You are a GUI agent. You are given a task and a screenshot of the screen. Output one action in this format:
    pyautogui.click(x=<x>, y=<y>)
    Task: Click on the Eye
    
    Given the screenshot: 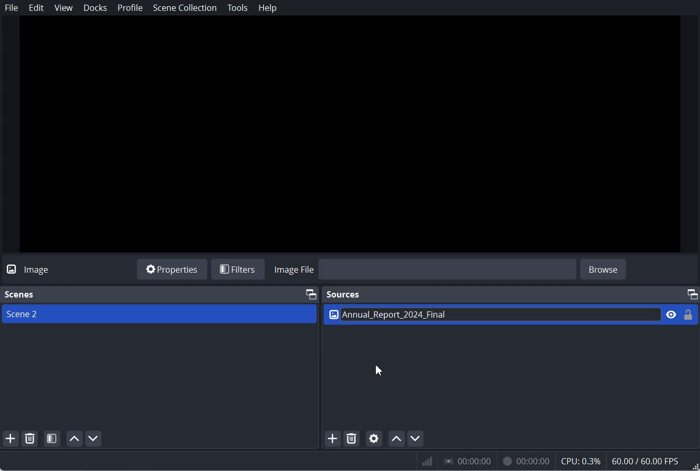 What is the action you would take?
    pyautogui.click(x=671, y=314)
    